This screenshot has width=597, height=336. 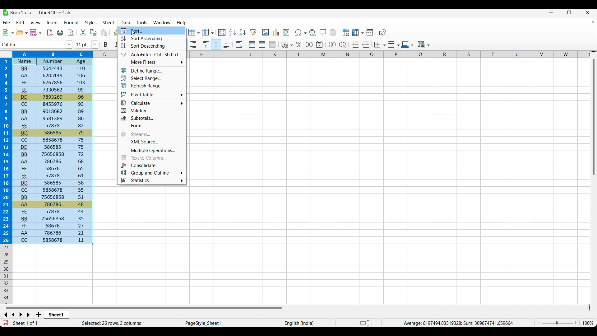 What do you see at coordinates (151, 103) in the screenshot?
I see `Calculate options` at bounding box center [151, 103].